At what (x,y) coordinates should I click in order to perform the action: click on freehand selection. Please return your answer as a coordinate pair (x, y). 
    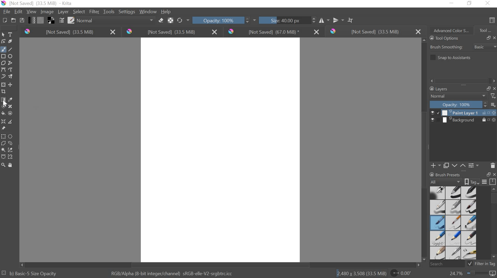
    Looking at the image, I should click on (11, 144).